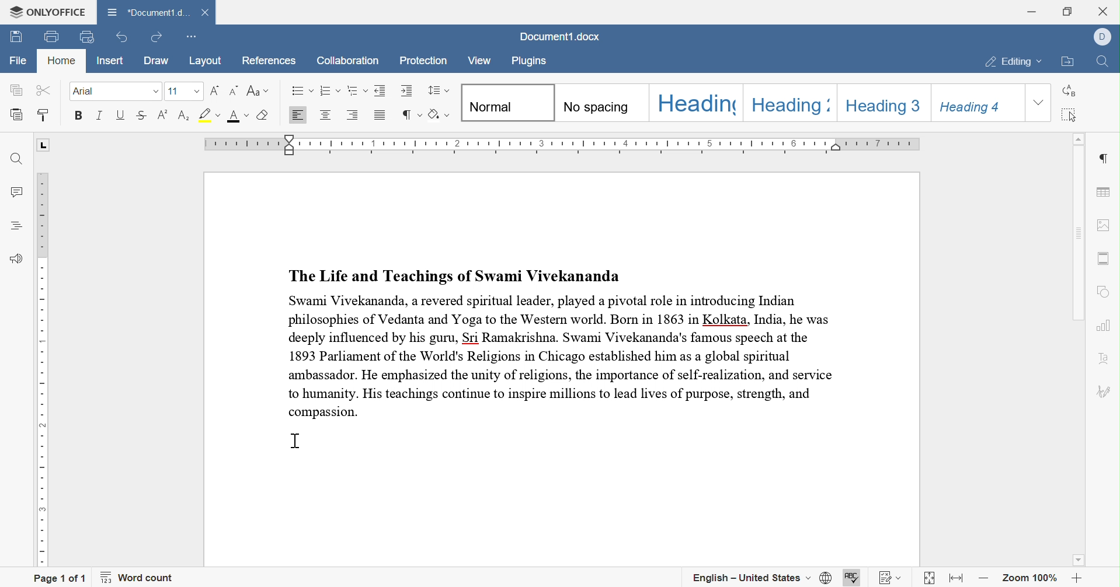 This screenshot has height=587, width=1120. What do you see at coordinates (84, 36) in the screenshot?
I see `quick print` at bounding box center [84, 36].